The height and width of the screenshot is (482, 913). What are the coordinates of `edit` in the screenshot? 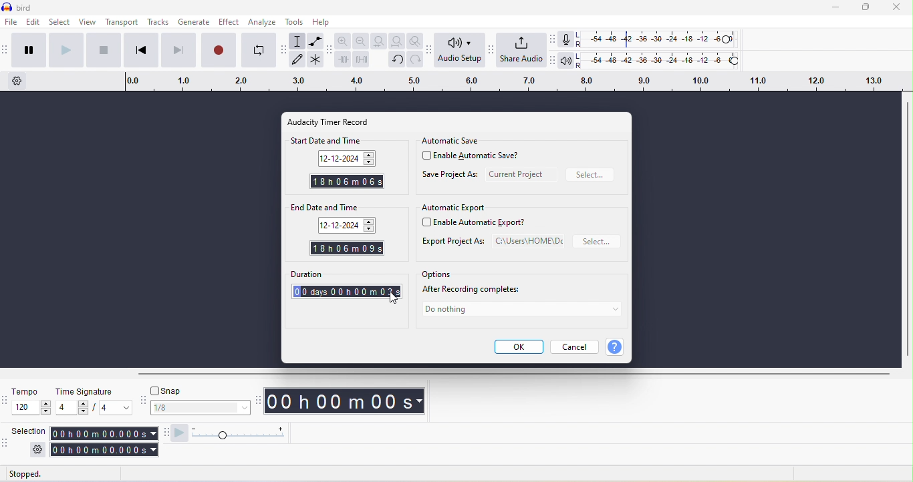 It's located at (32, 23).